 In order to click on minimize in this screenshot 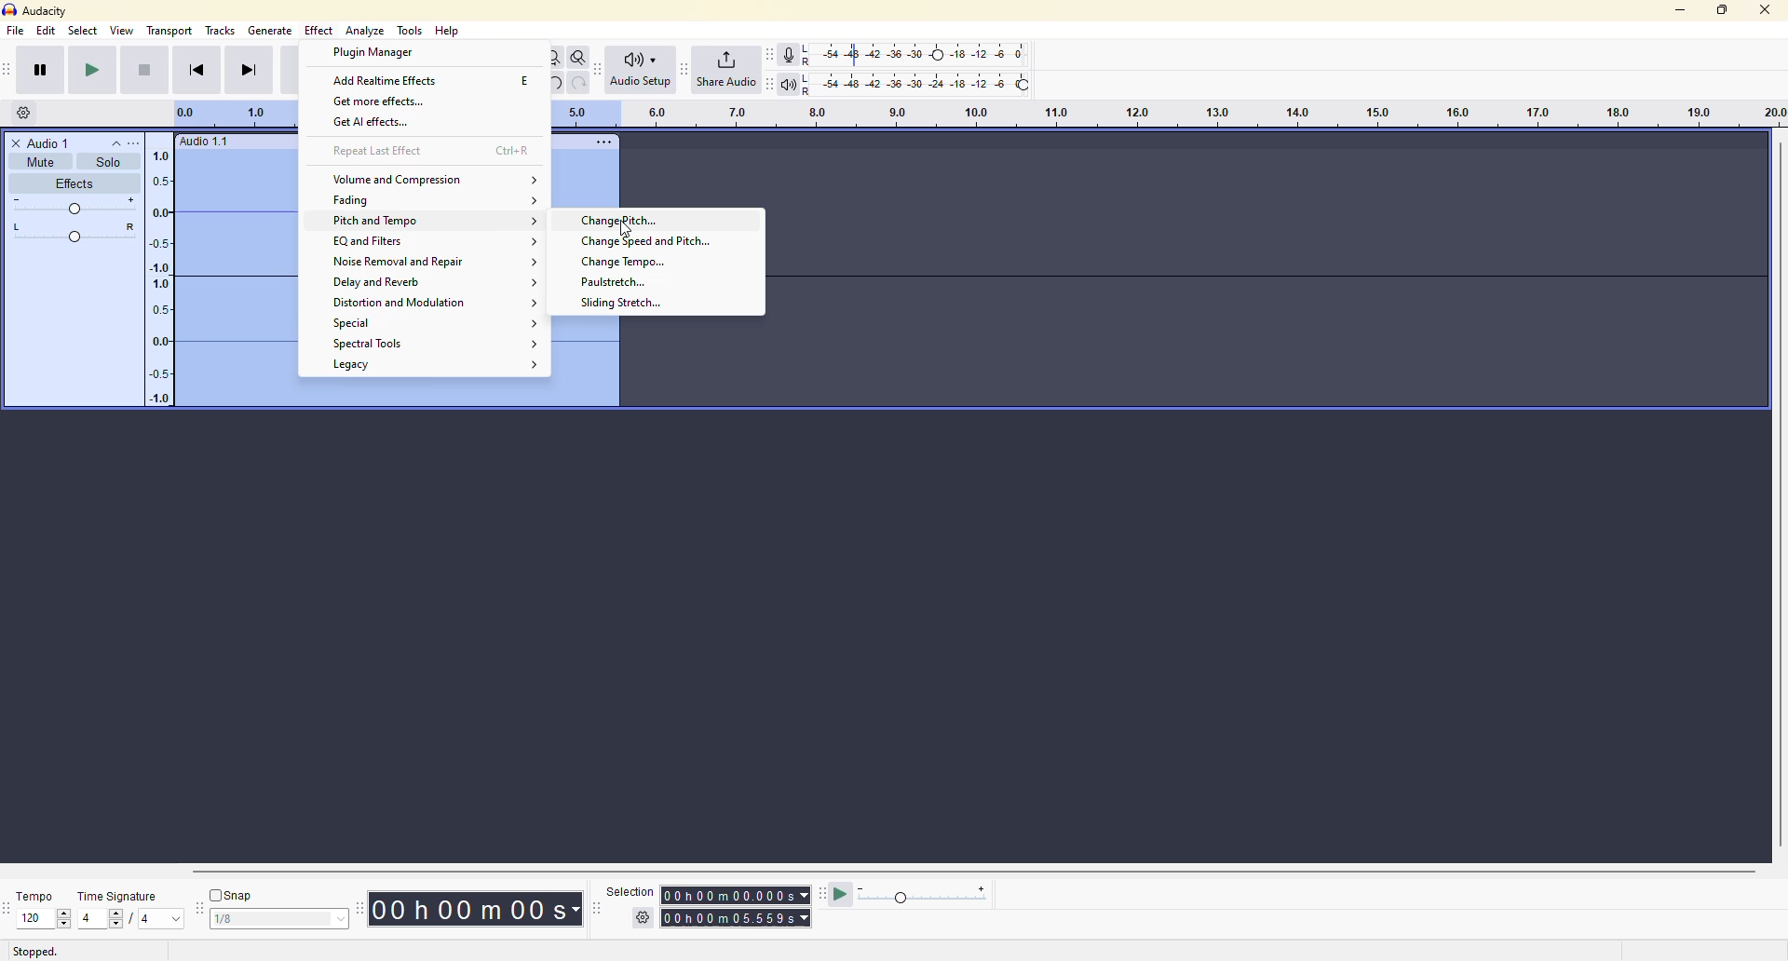, I will do `click(1674, 11)`.